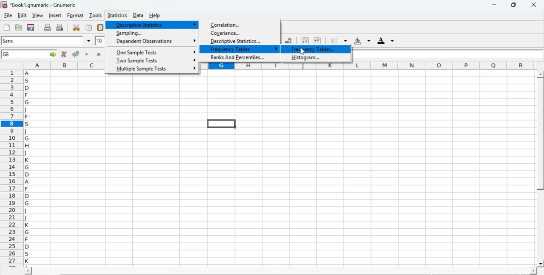  What do you see at coordinates (363, 41) in the screenshot?
I see `background` at bounding box center [363, 41].